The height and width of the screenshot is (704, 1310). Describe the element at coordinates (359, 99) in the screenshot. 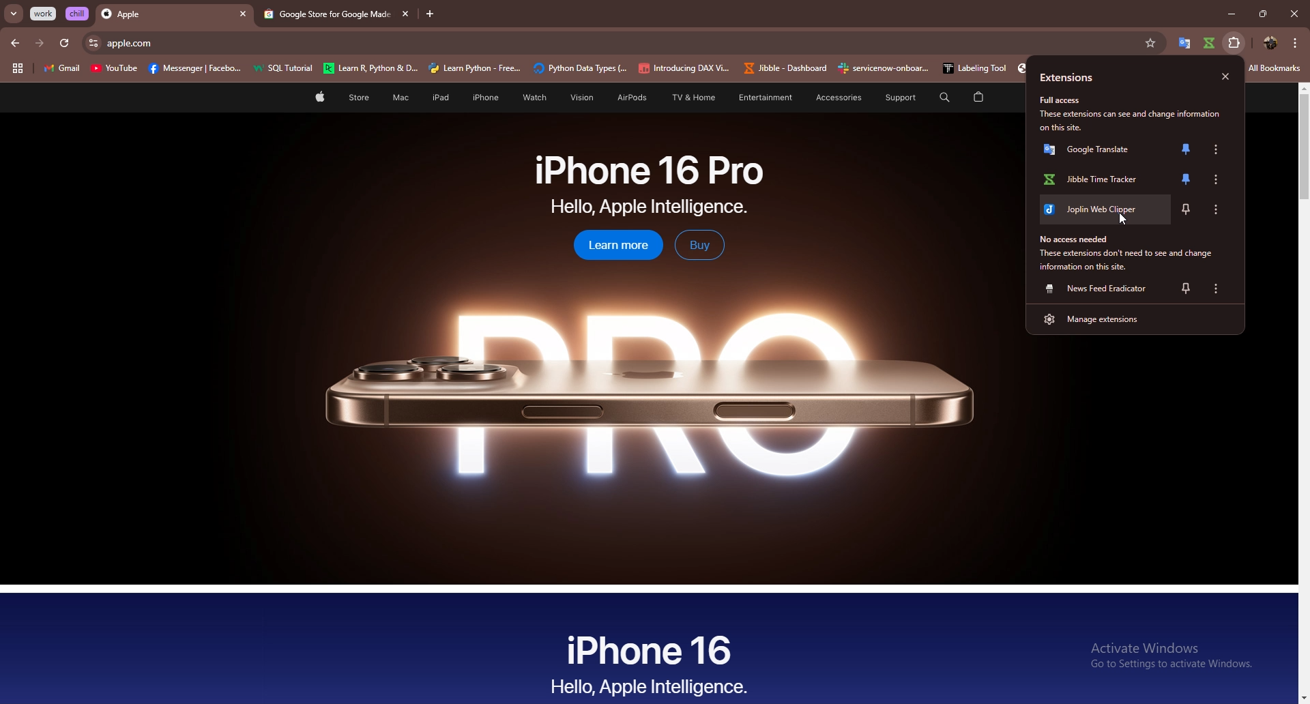

I see `Store` at that location.